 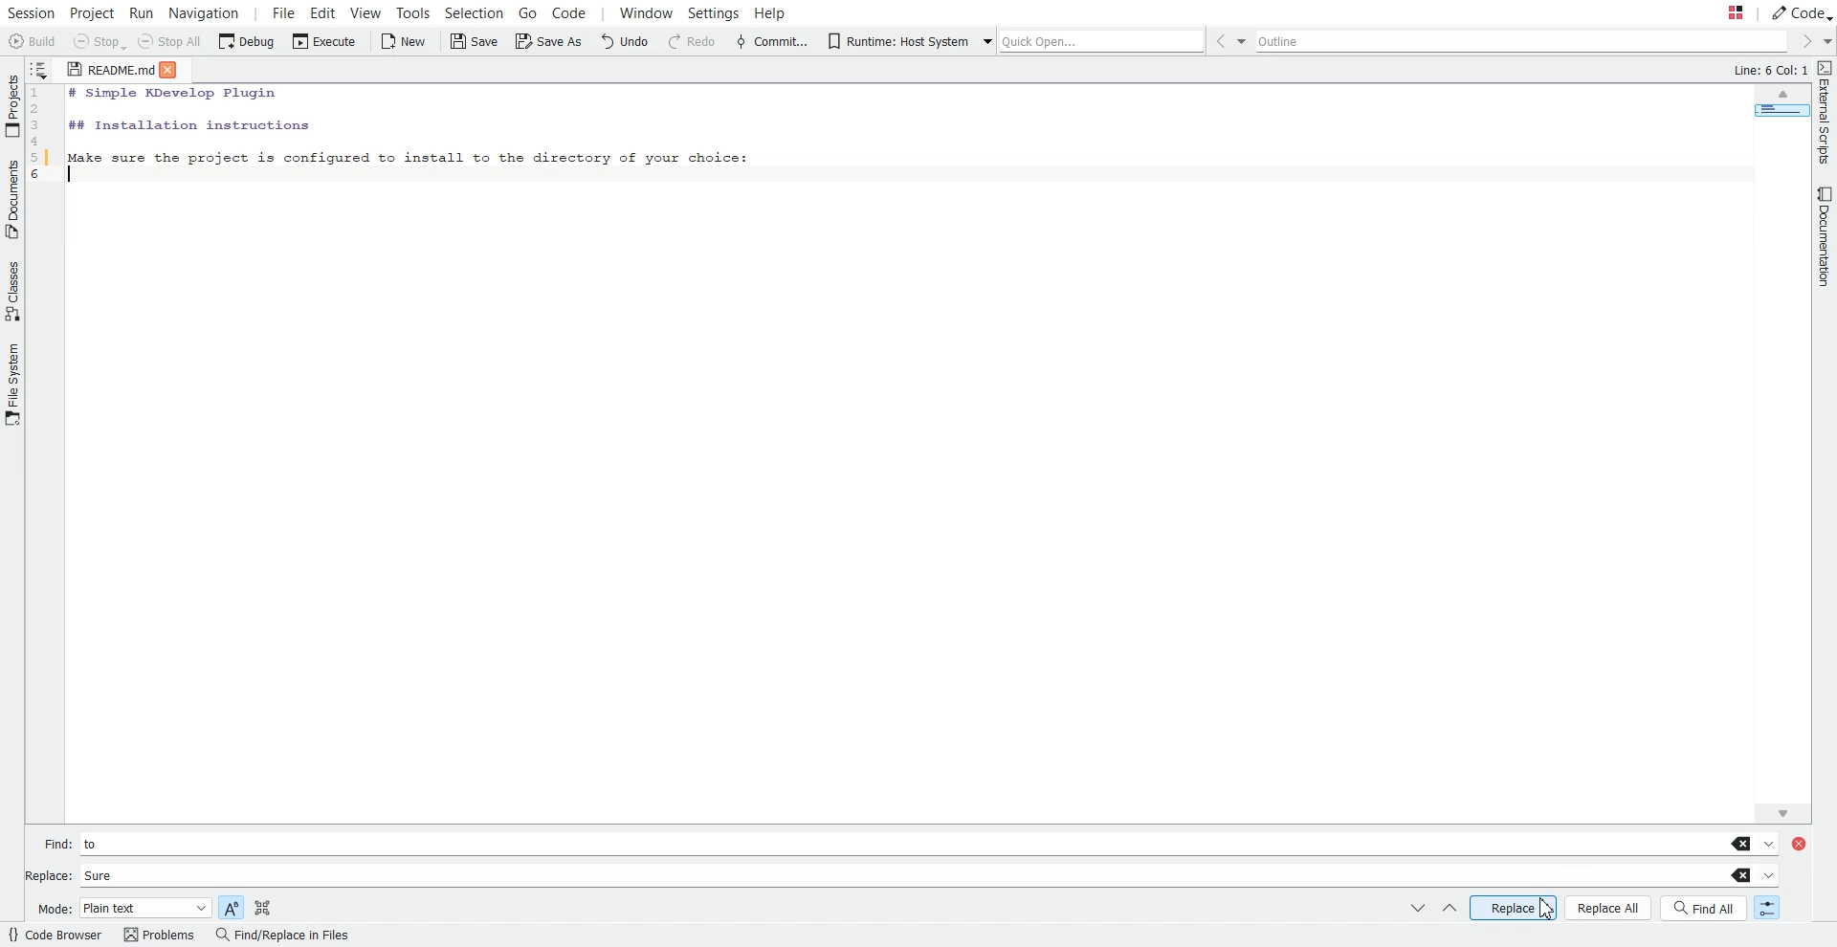 What do you see at coordinates (547, 43) in the screenshot?
I see `Save as` at bounding box center [547, 43].